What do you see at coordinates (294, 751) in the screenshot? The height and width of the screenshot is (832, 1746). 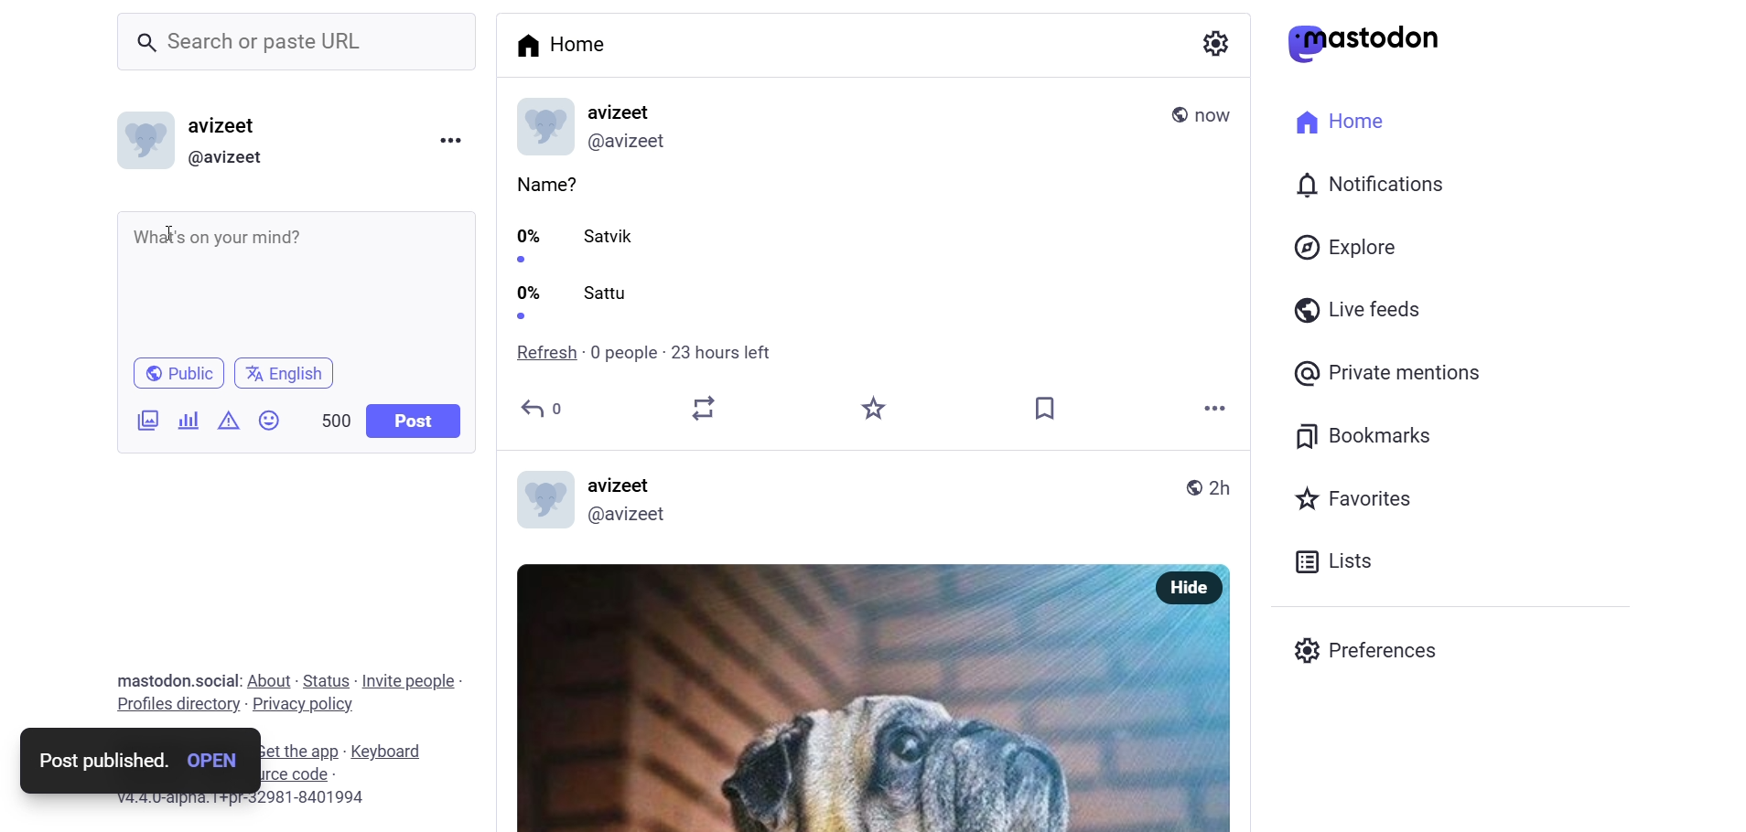 I see `get the app` at bounding box center [294, 751].